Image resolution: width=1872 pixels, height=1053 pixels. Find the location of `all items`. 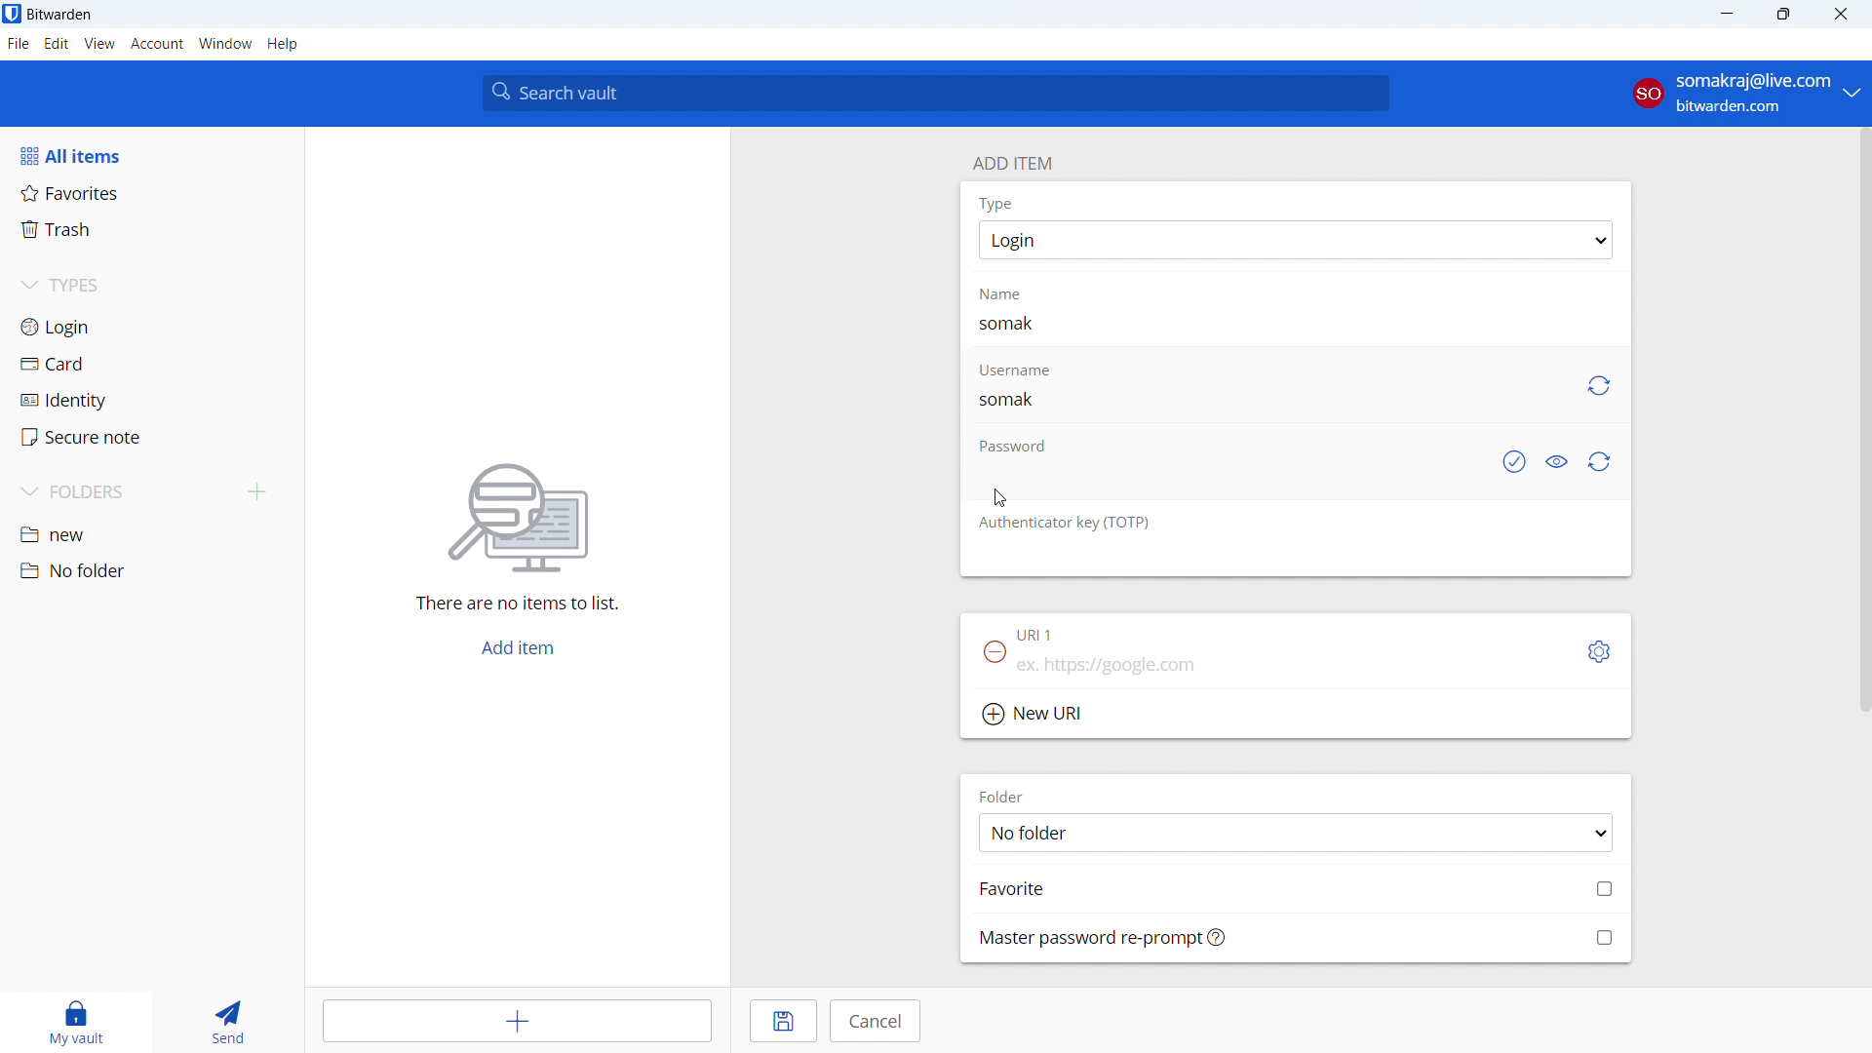

all items is located at coordinates (151, 155).